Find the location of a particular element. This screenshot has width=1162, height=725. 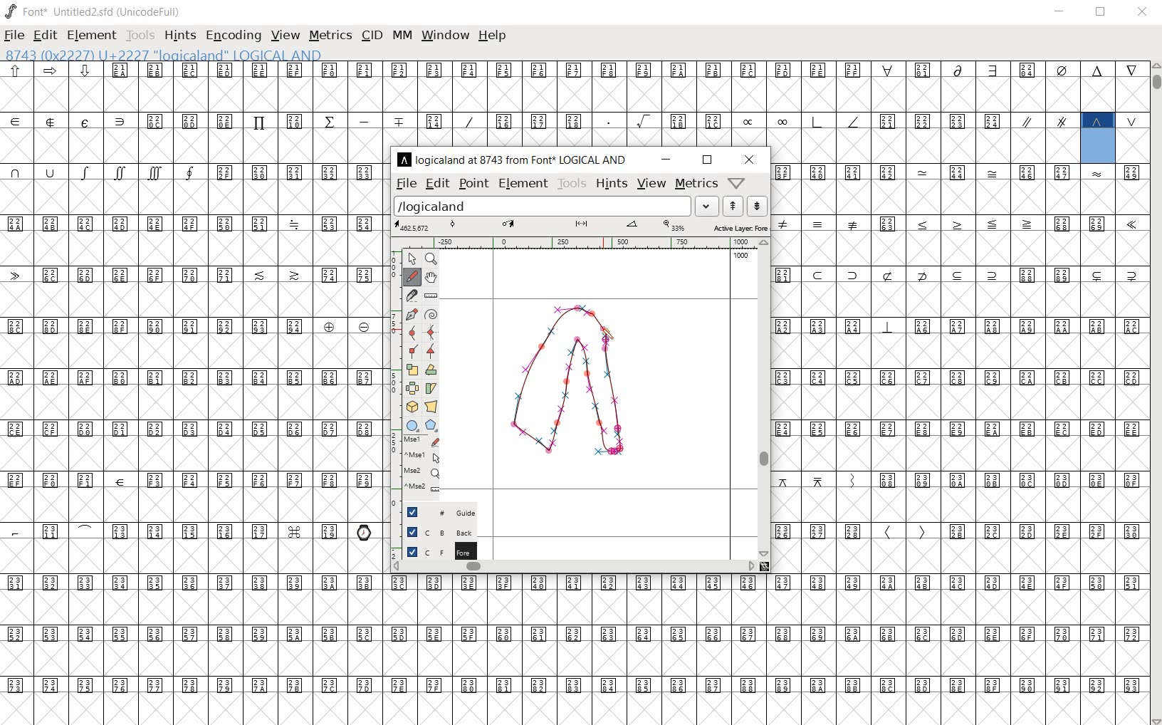

pencil toot/ cursor location is located at coordinates (611, 336).